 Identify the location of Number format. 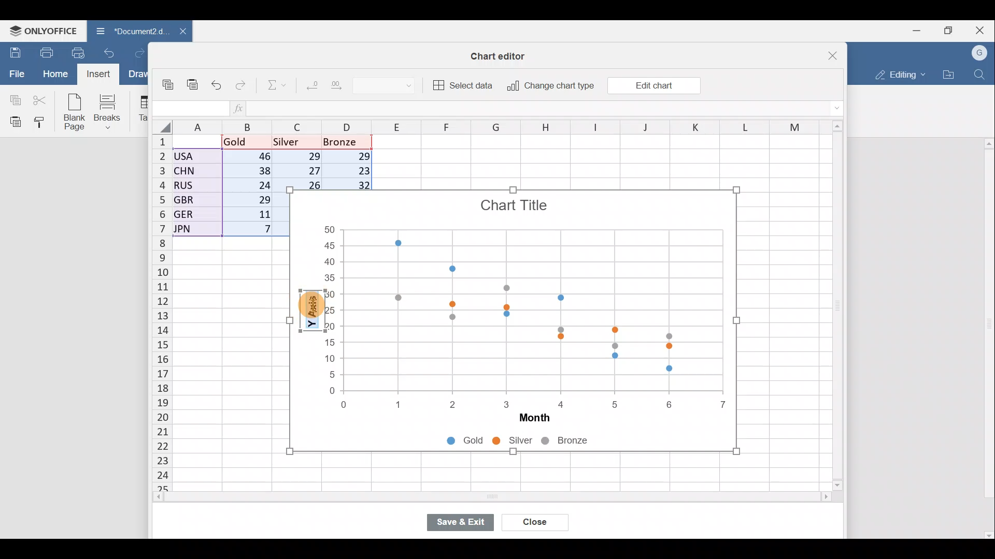
(395, 87).